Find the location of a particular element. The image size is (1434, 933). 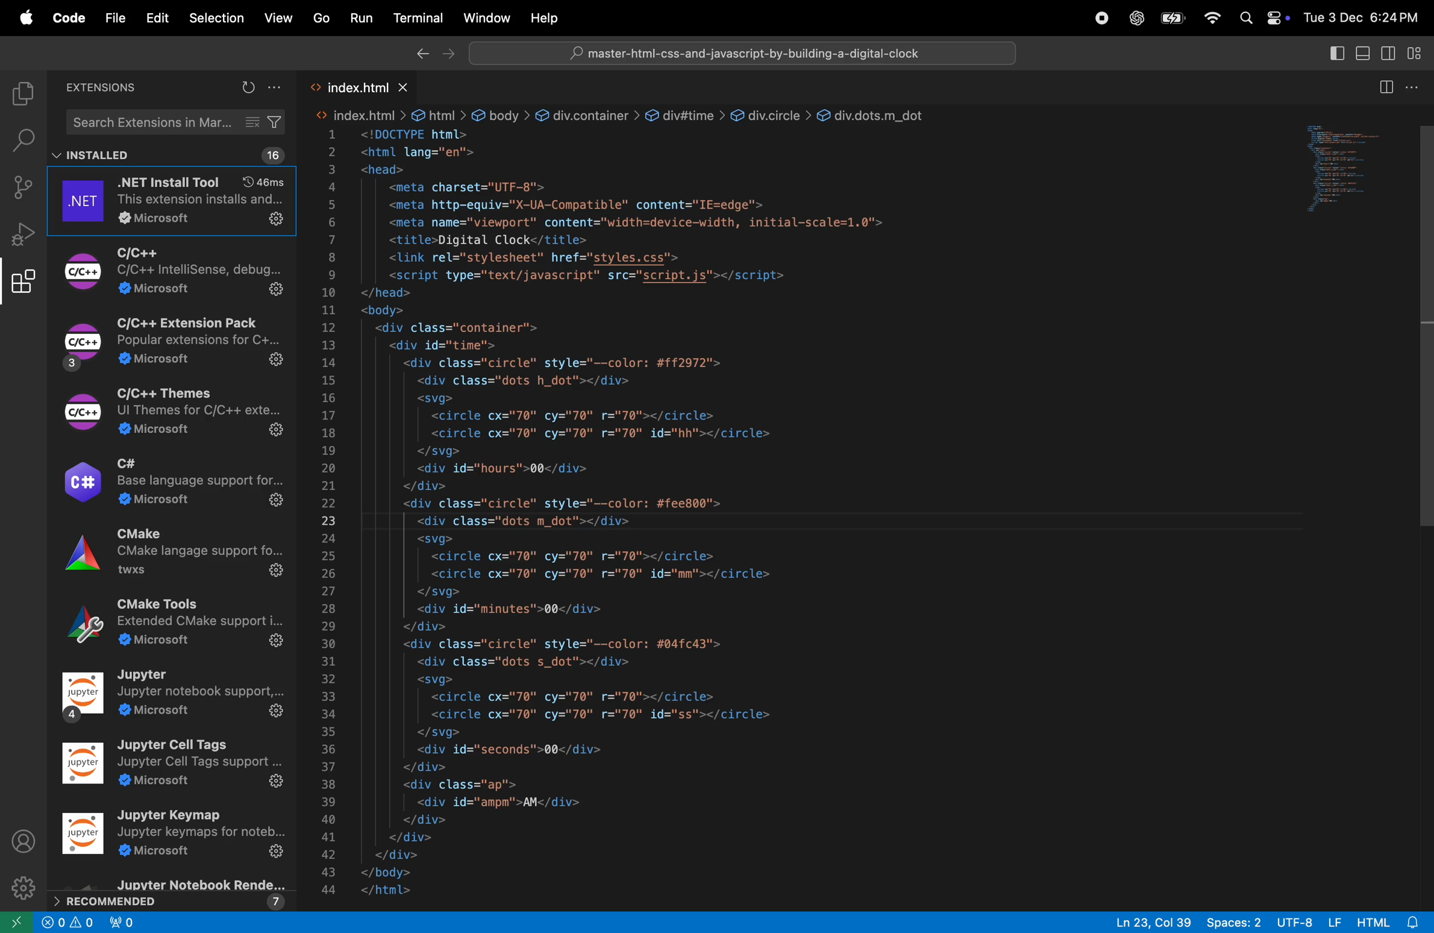

Juypter keymap is located at coordinates (172, 834).